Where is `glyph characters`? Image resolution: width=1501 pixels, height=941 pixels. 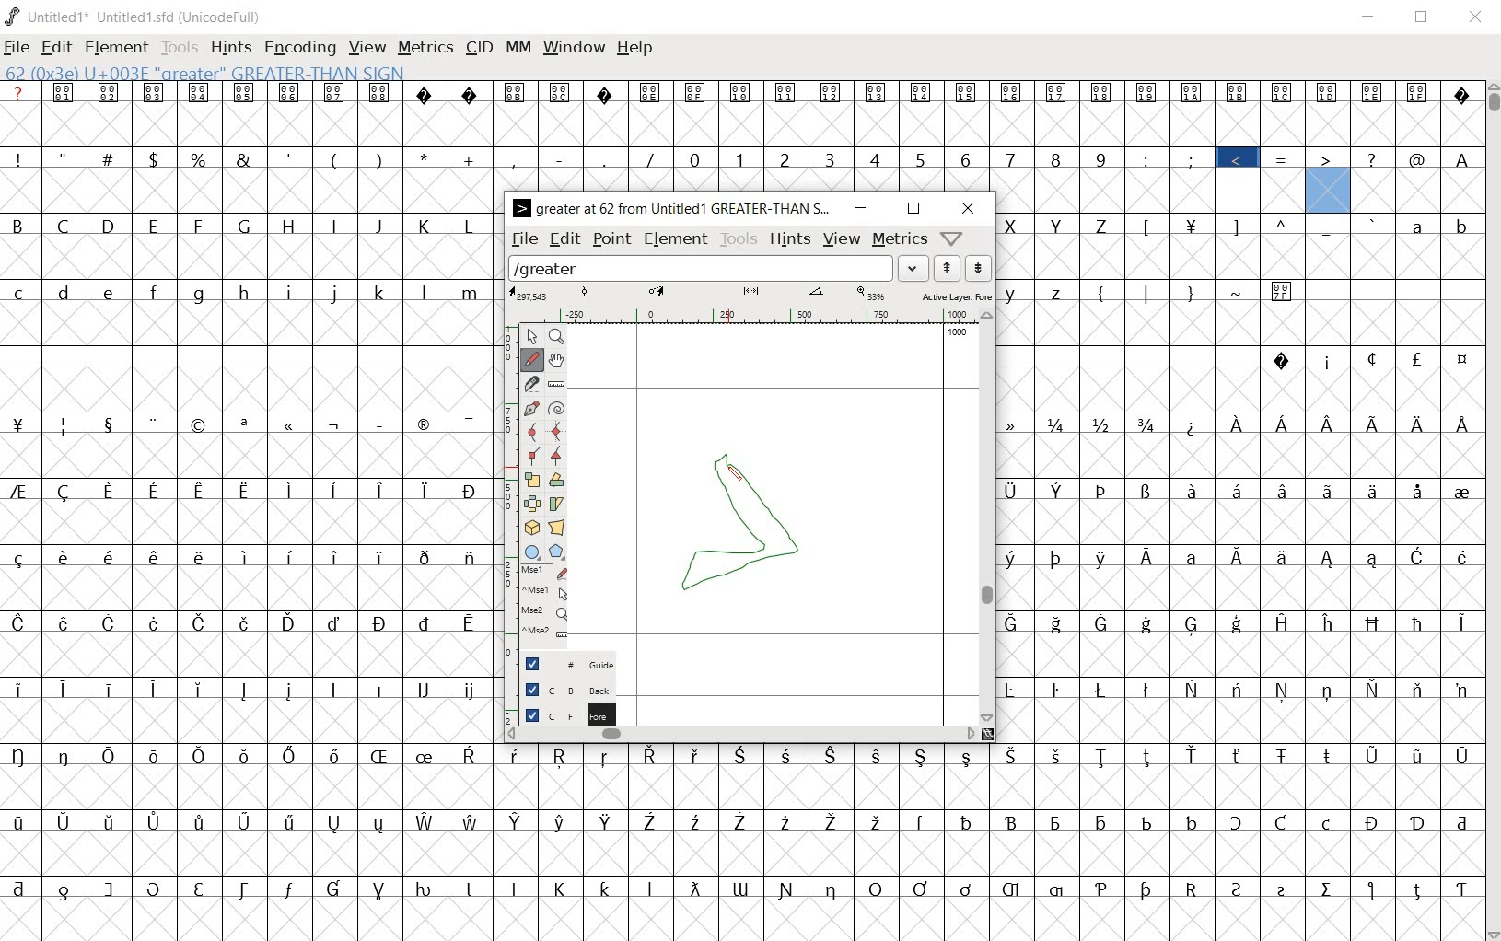
glyph characters is located at coordinates (1241, 480).